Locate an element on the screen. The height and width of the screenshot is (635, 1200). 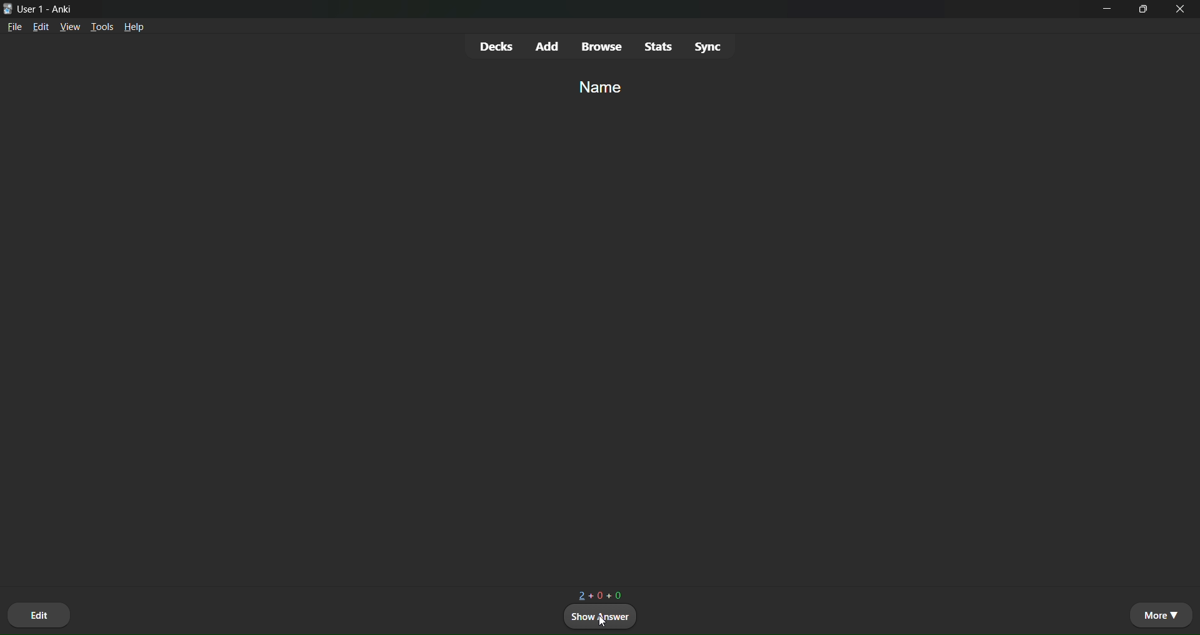
more is located at coordinates (1160, 614).